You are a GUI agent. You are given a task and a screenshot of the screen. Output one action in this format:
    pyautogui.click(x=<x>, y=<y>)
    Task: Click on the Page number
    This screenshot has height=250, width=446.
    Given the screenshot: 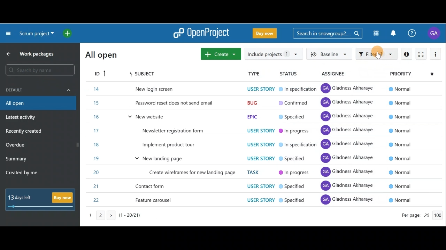 What is the action you would take?
    pyautogui.click(x=125, y=217)
    